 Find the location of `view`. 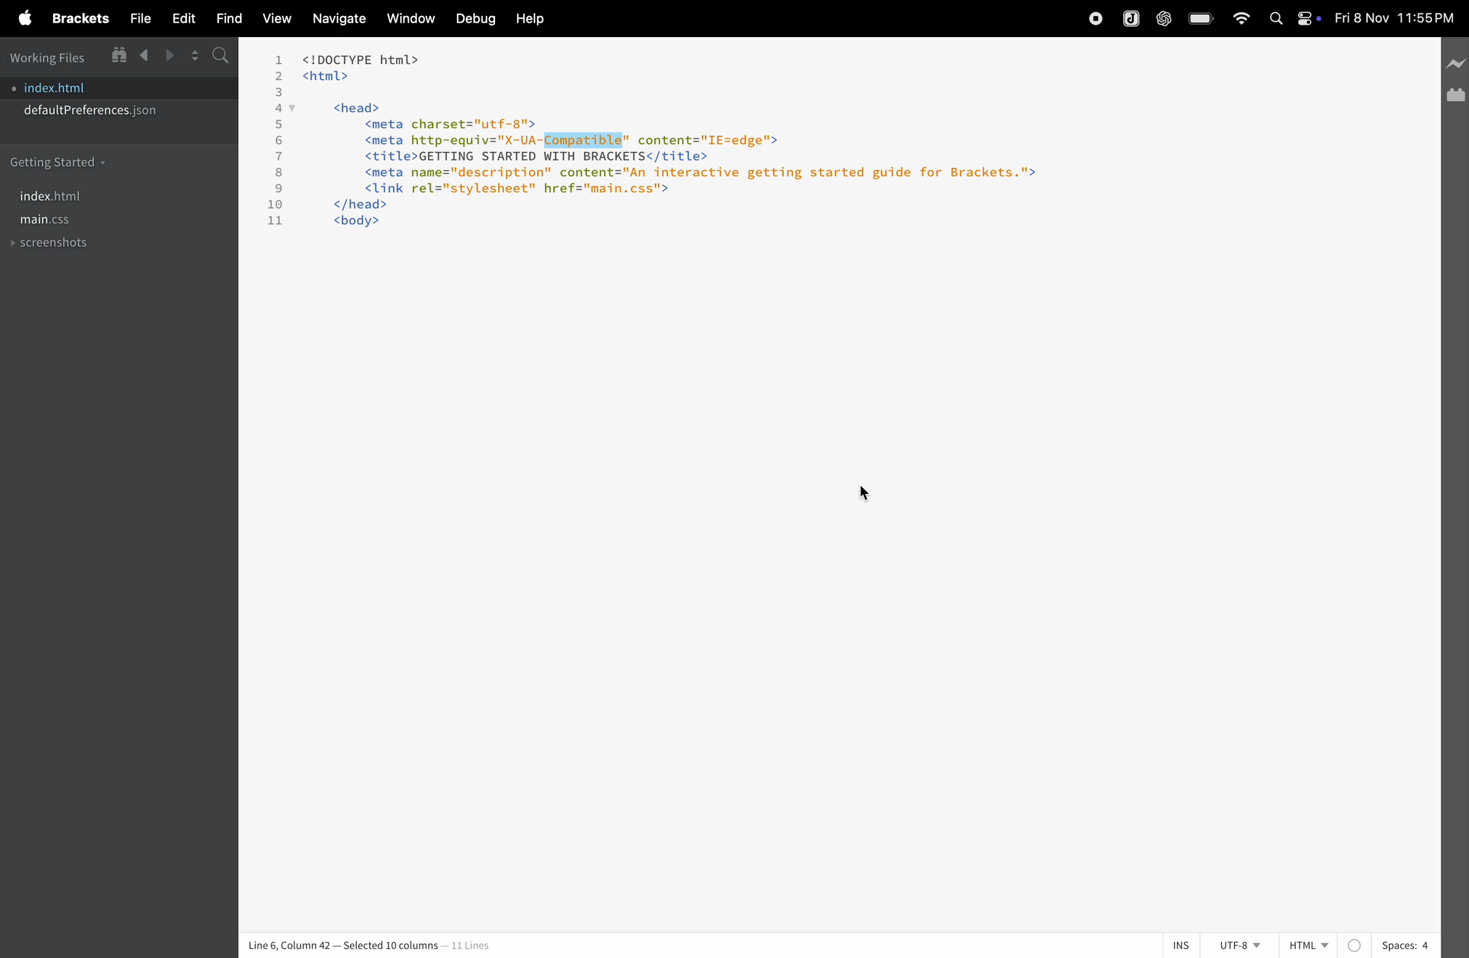

view is located at coordinates (276, 20).